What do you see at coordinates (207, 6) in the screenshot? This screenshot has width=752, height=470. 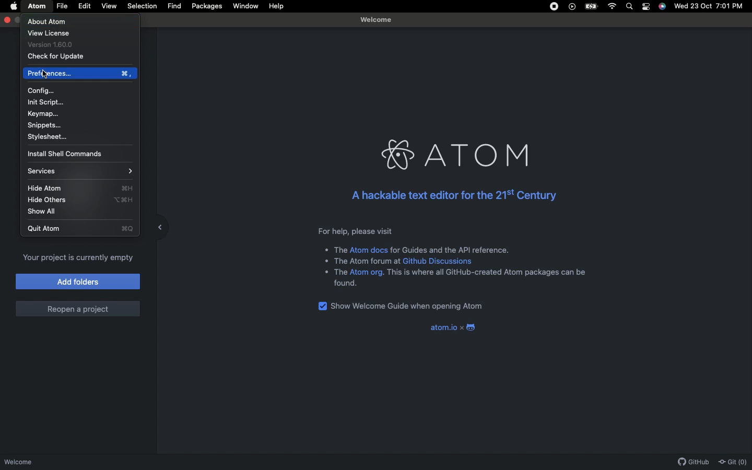 I see `Packages` at bounding box center [207, 6].